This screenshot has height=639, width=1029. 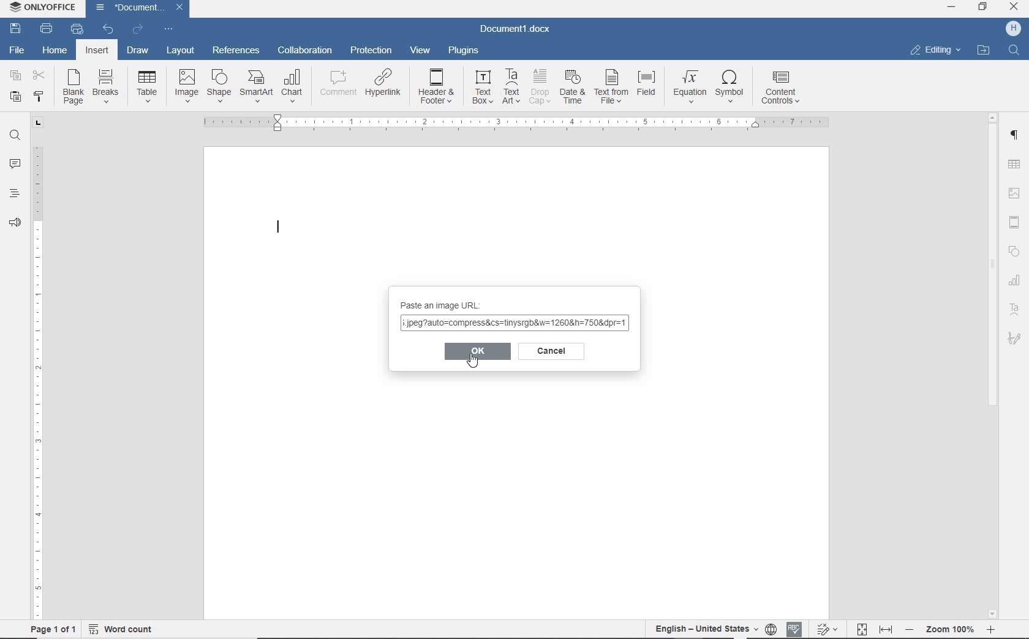 I want to click on ruler, so click(x=40, y=368).